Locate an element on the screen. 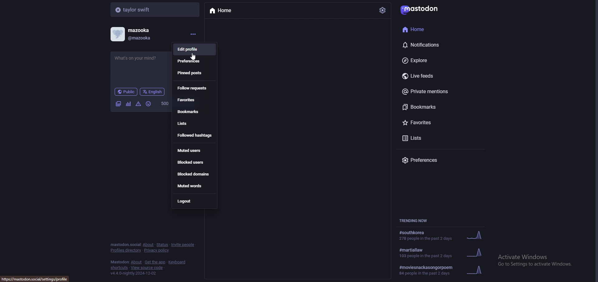 This screenshot has height=282, width=598. muted words is located at coordinates (194, 186).